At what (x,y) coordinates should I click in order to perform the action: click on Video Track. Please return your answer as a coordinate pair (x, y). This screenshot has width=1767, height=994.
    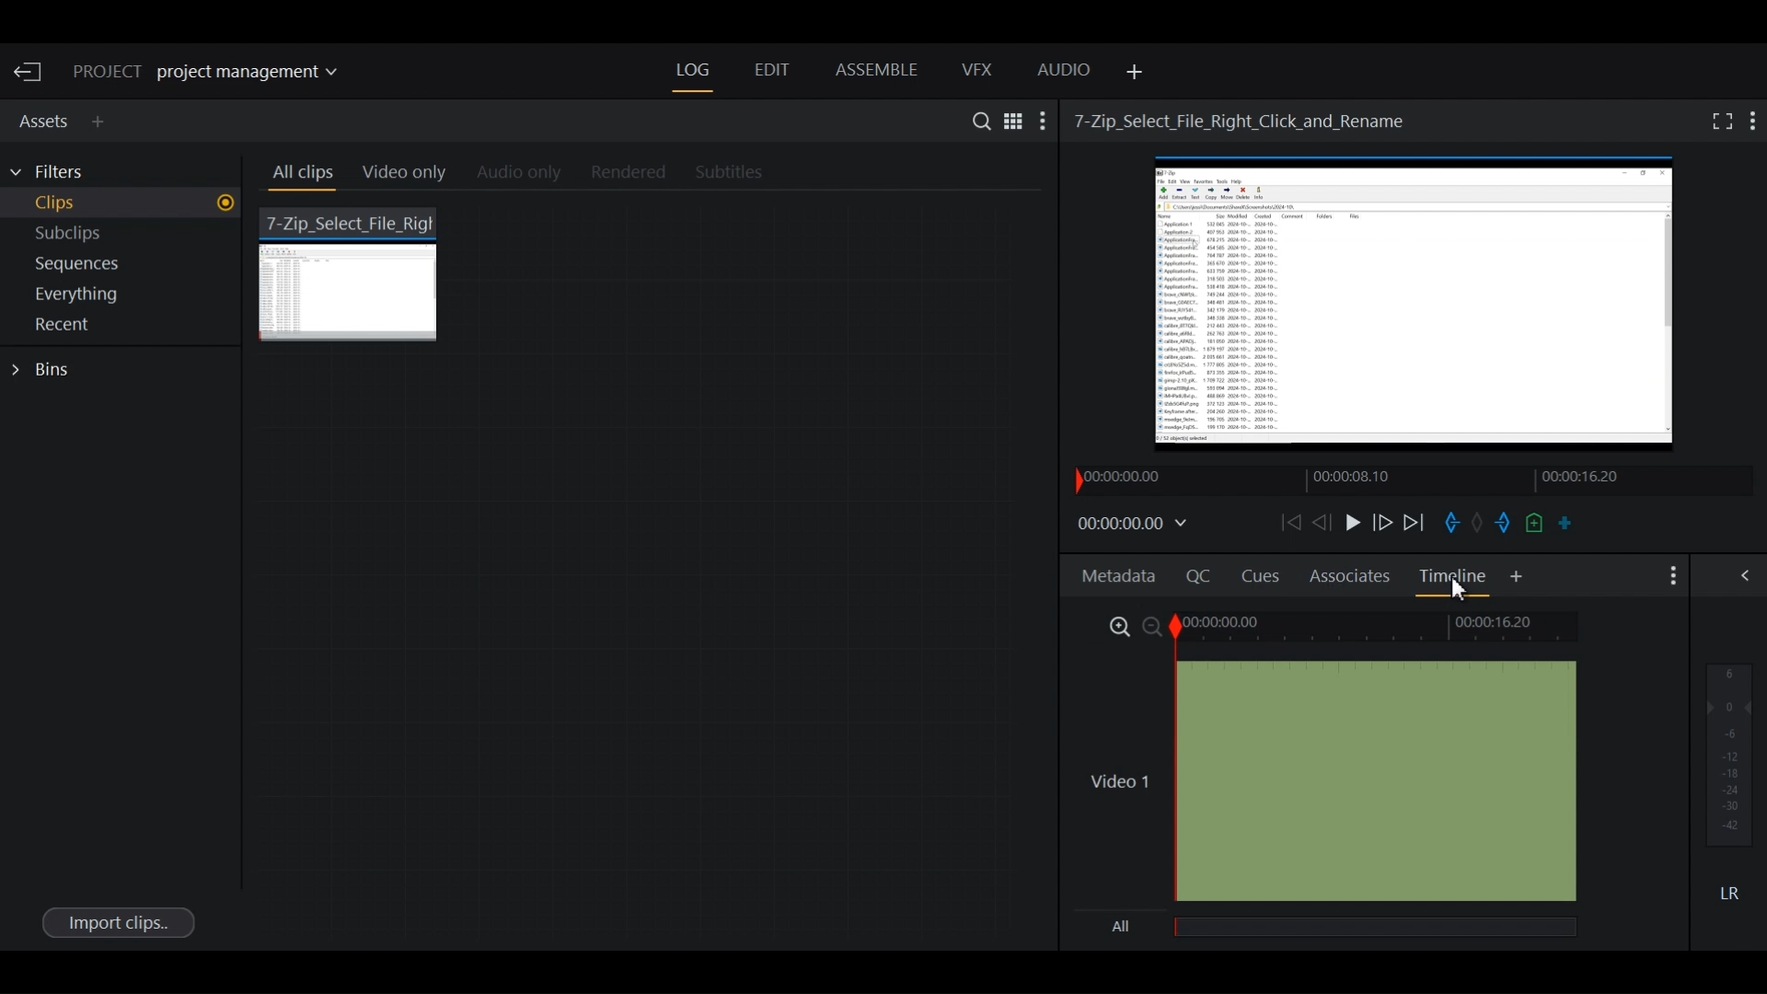
    Looking at the image, I should click on (1390, 782).